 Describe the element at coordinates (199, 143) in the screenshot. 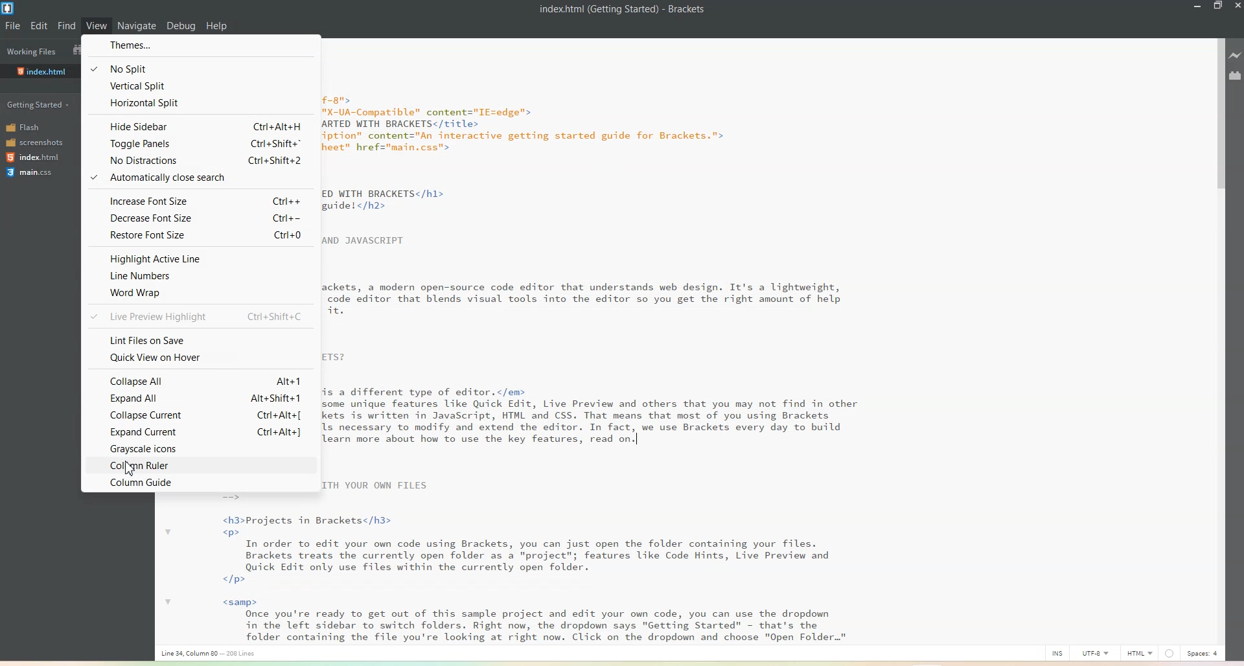

I see `Toggle Panels` at that location.